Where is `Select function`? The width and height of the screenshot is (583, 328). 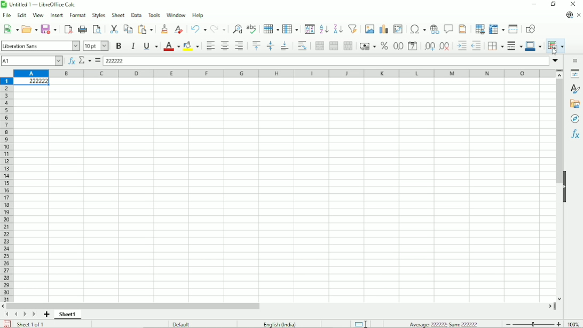 Select function is located at coordinates (85, 60).